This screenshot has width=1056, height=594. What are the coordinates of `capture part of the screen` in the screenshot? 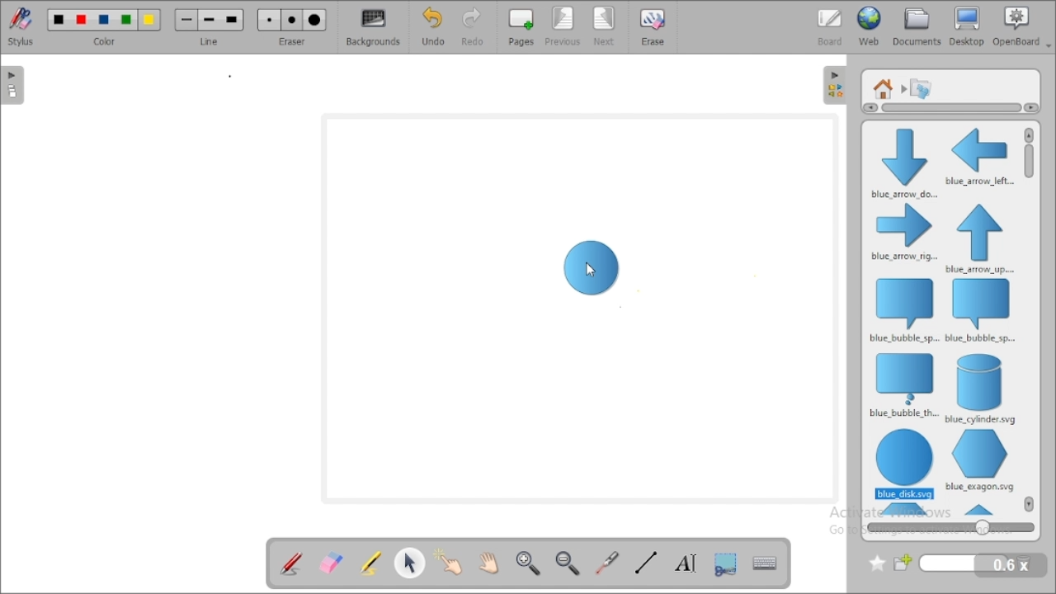 It's located at (726, 563).